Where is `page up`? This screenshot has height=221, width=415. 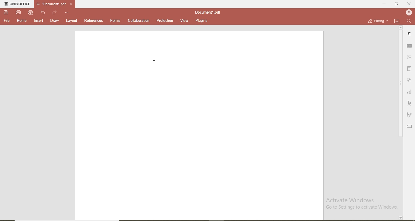 page up is located at coordinates (400, 27).